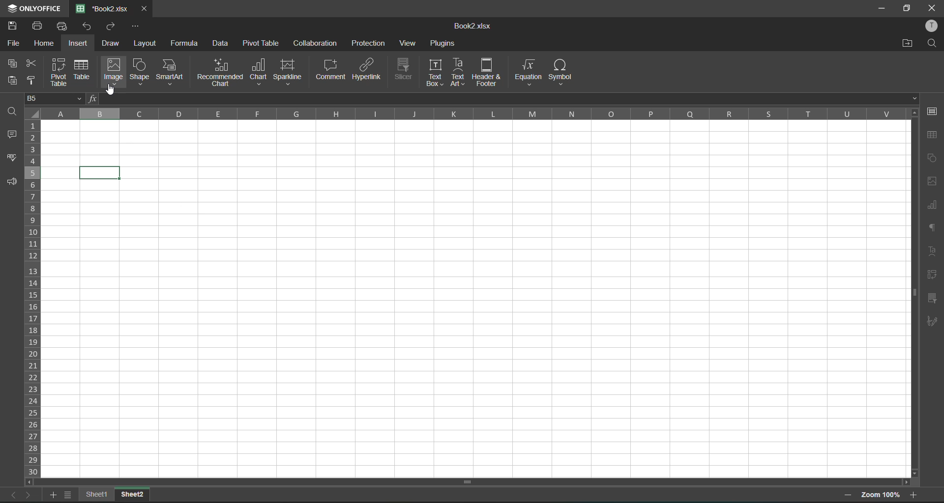 The image size is (944, 503). Describe the element at coordinates (331, 70) in the screenshot. I see `comment` at that location.